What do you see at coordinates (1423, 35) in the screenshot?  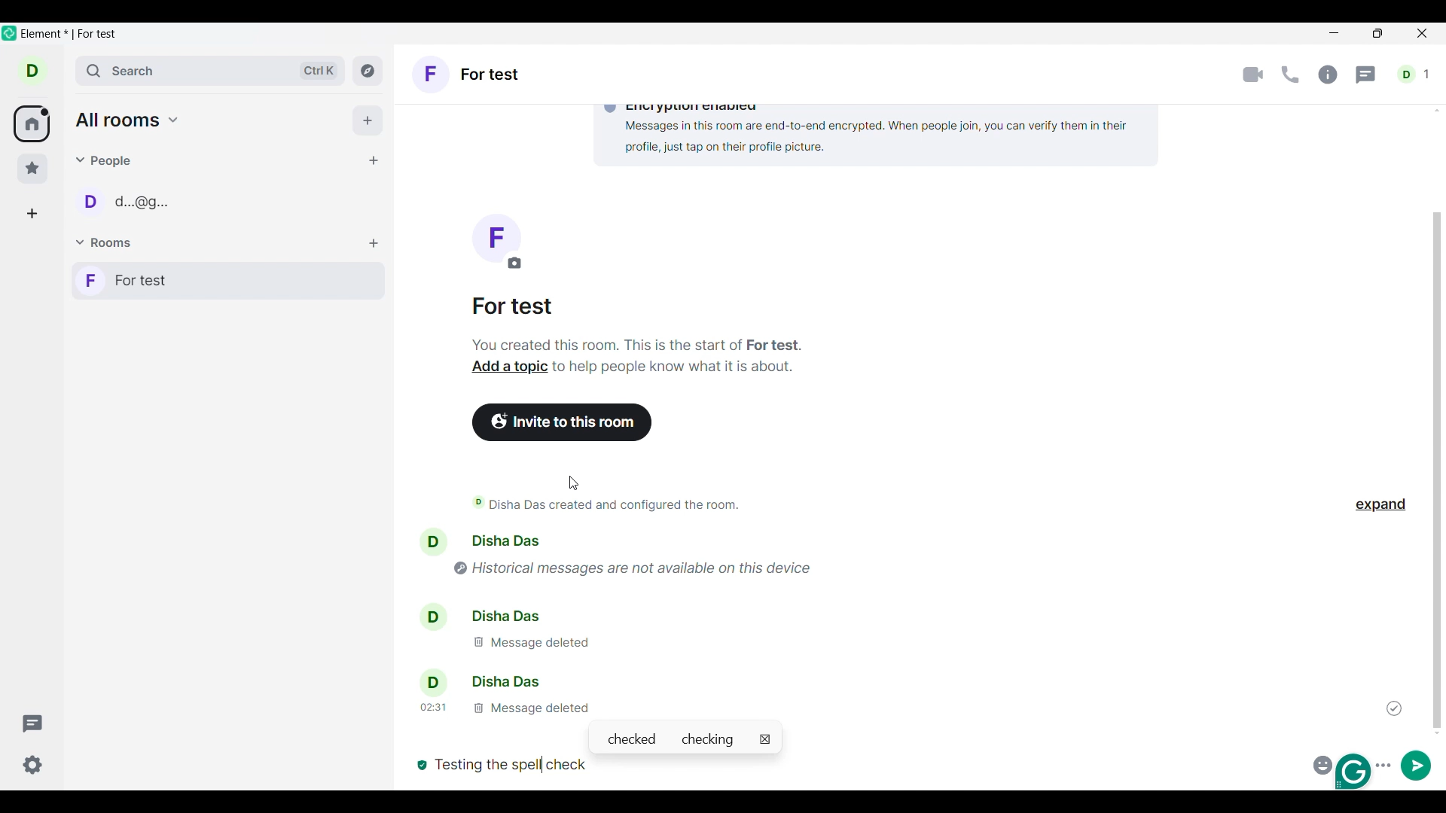 I see `Close interface` at bounding box center [1423, 35].